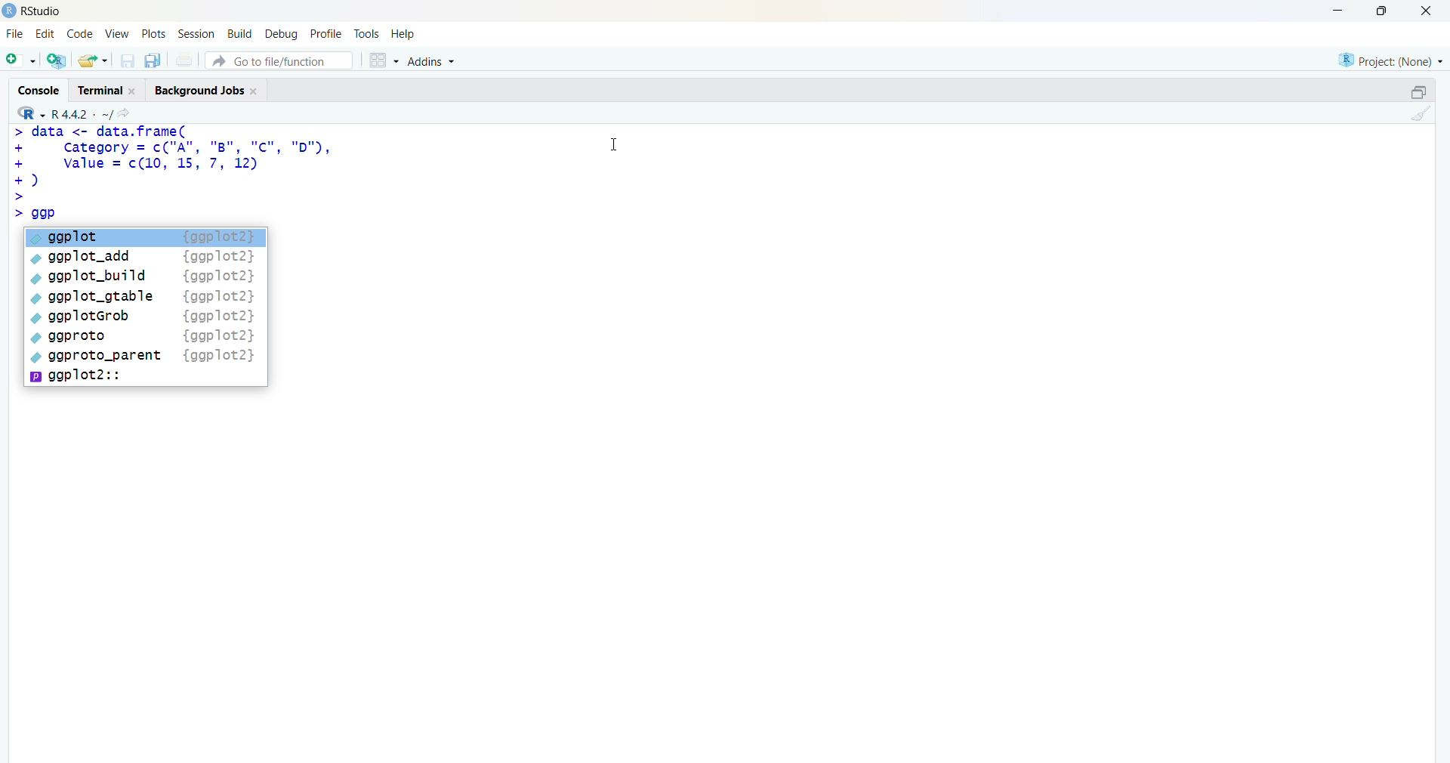  What do you see at coordinates (46, 11) in the screenshot?
I see `Rstudio` at bounding box center [46, 11].